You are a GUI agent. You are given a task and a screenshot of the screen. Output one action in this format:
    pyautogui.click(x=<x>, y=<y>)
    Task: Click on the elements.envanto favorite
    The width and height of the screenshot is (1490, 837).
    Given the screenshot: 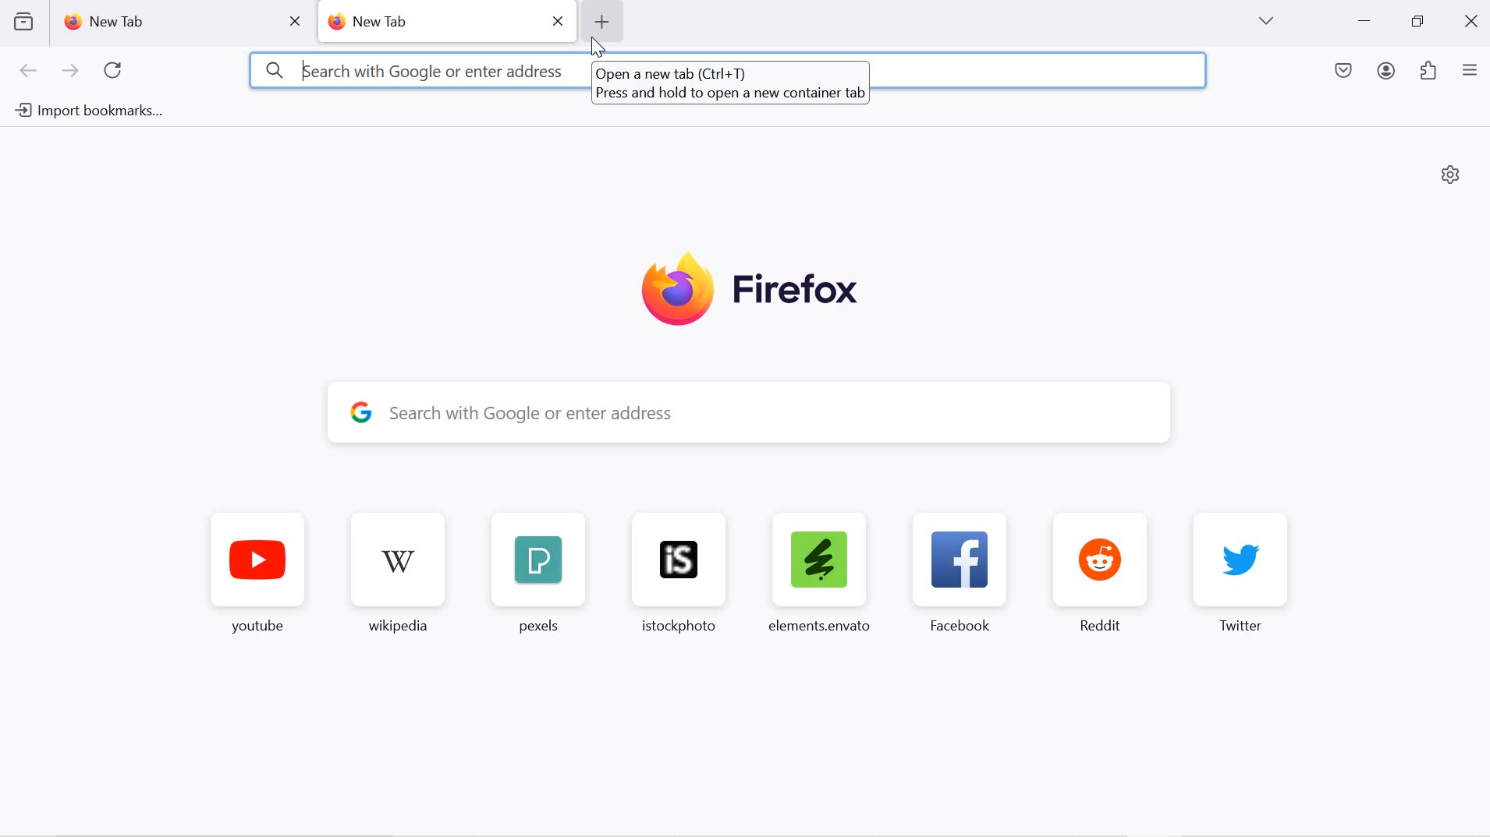 What is the action you would take?
    pyautogui.click(x=818, y=571)
    